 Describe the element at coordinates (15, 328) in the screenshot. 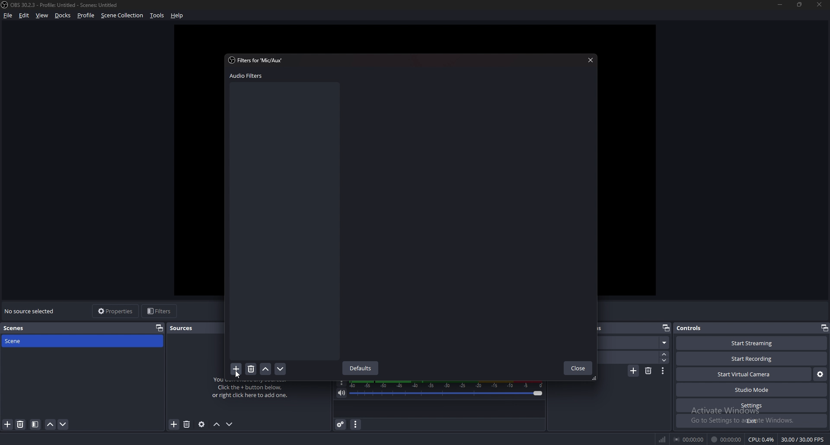

I see `scenes` at that location.